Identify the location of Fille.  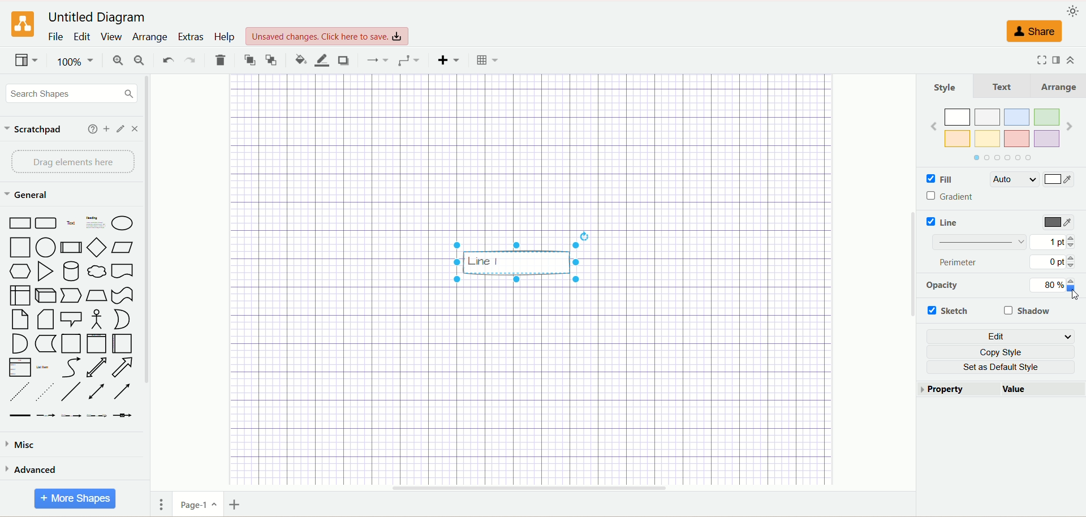
(954, 180).